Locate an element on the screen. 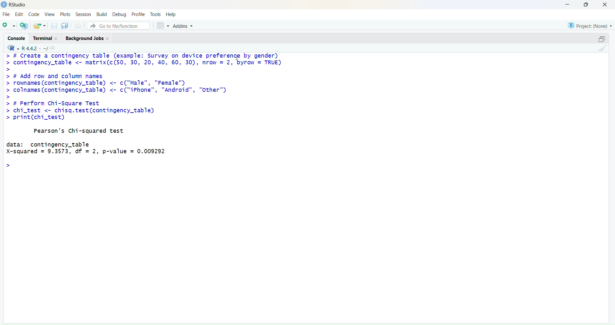 The height and width of the screenshot is (325, 615). RStudio is located at coordinates (19, 5).